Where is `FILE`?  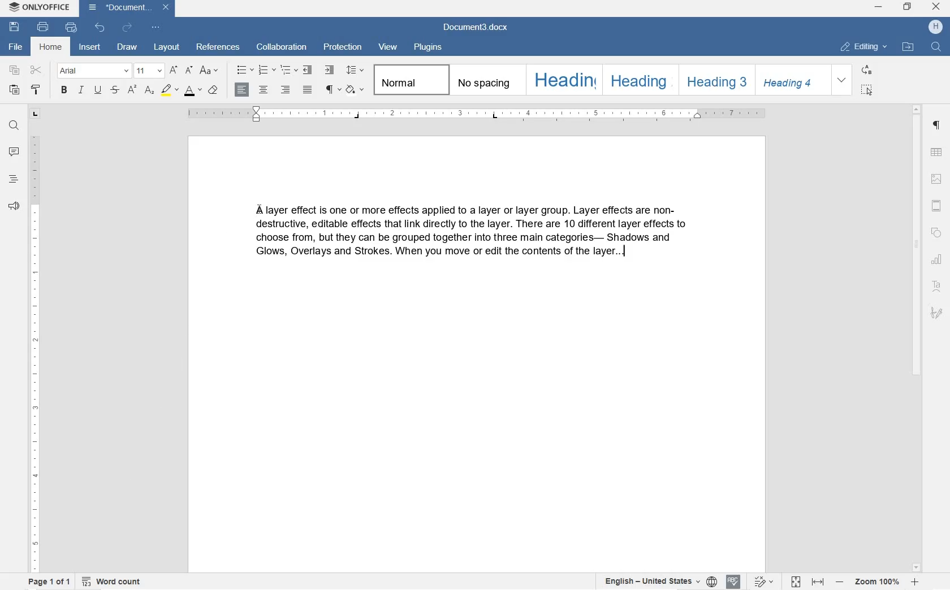 FILE is located at coordinates (16, 47).